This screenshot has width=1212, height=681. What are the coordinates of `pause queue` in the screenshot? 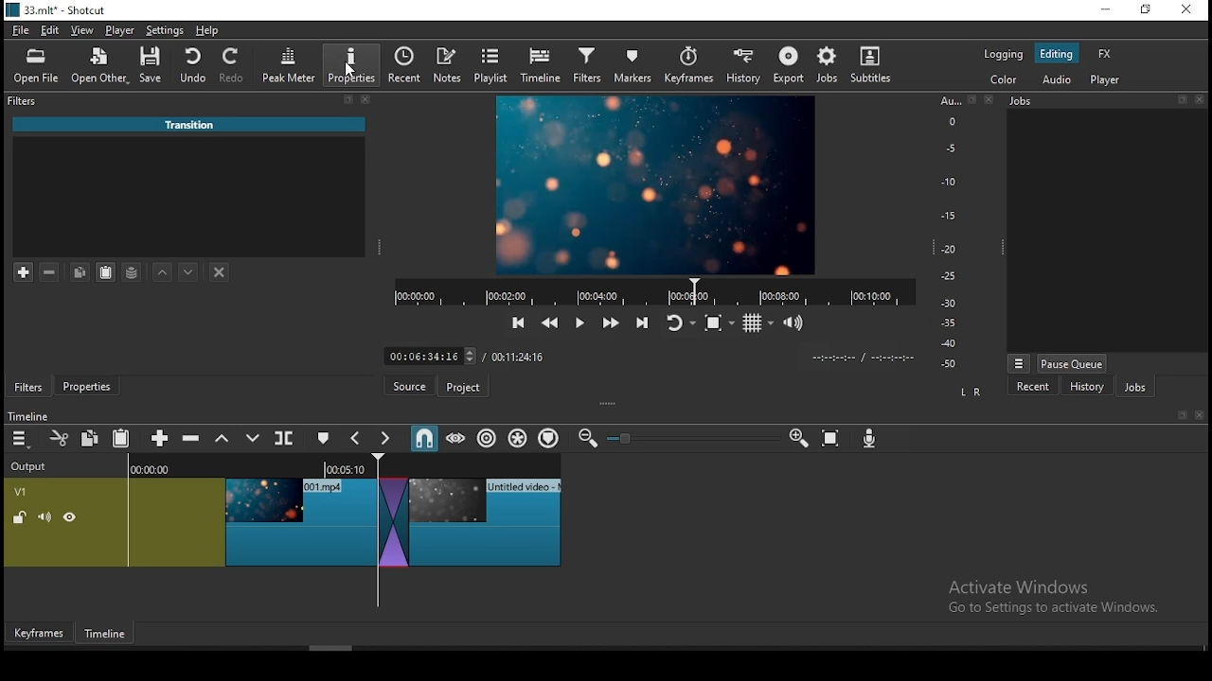 It's located at (1071, 363).